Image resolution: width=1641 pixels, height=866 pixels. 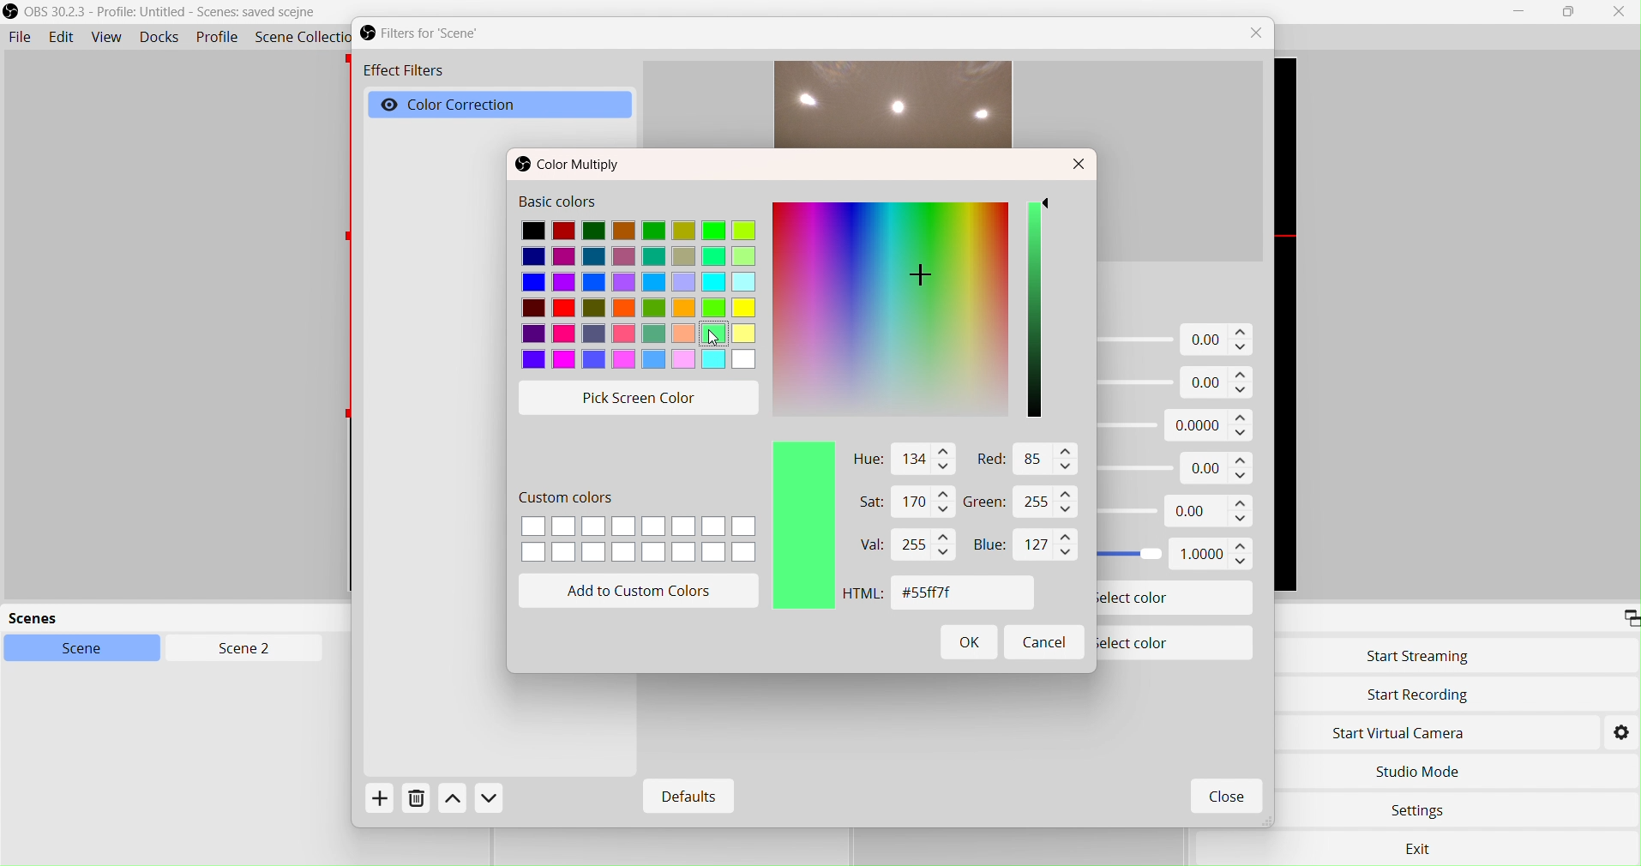 I want to click on Delete, so click(x=417, y=803).